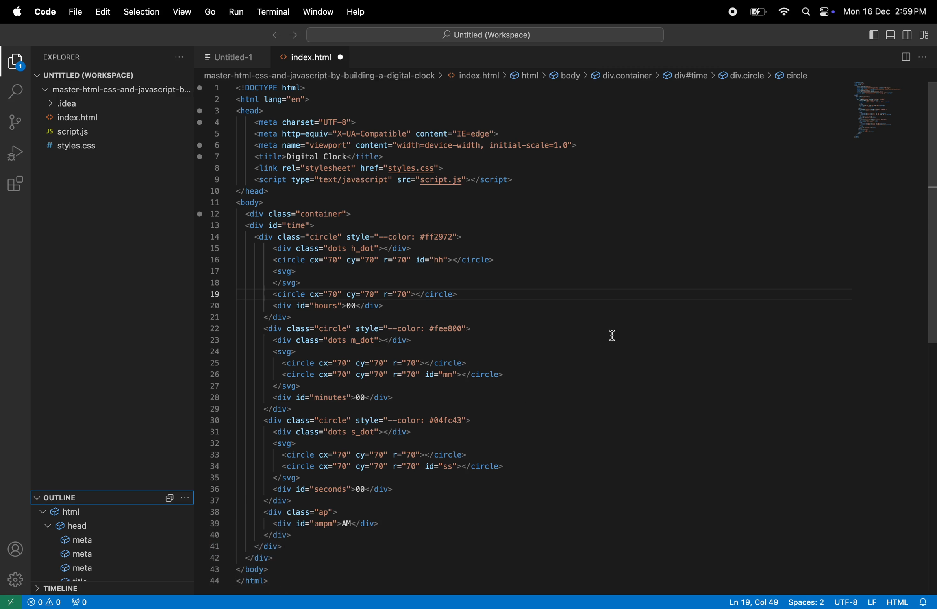 The image size is (937, 609). What do you see at coordinates (233, 11) in the screenshot?
I see `run` at bounding box center [233, 11].